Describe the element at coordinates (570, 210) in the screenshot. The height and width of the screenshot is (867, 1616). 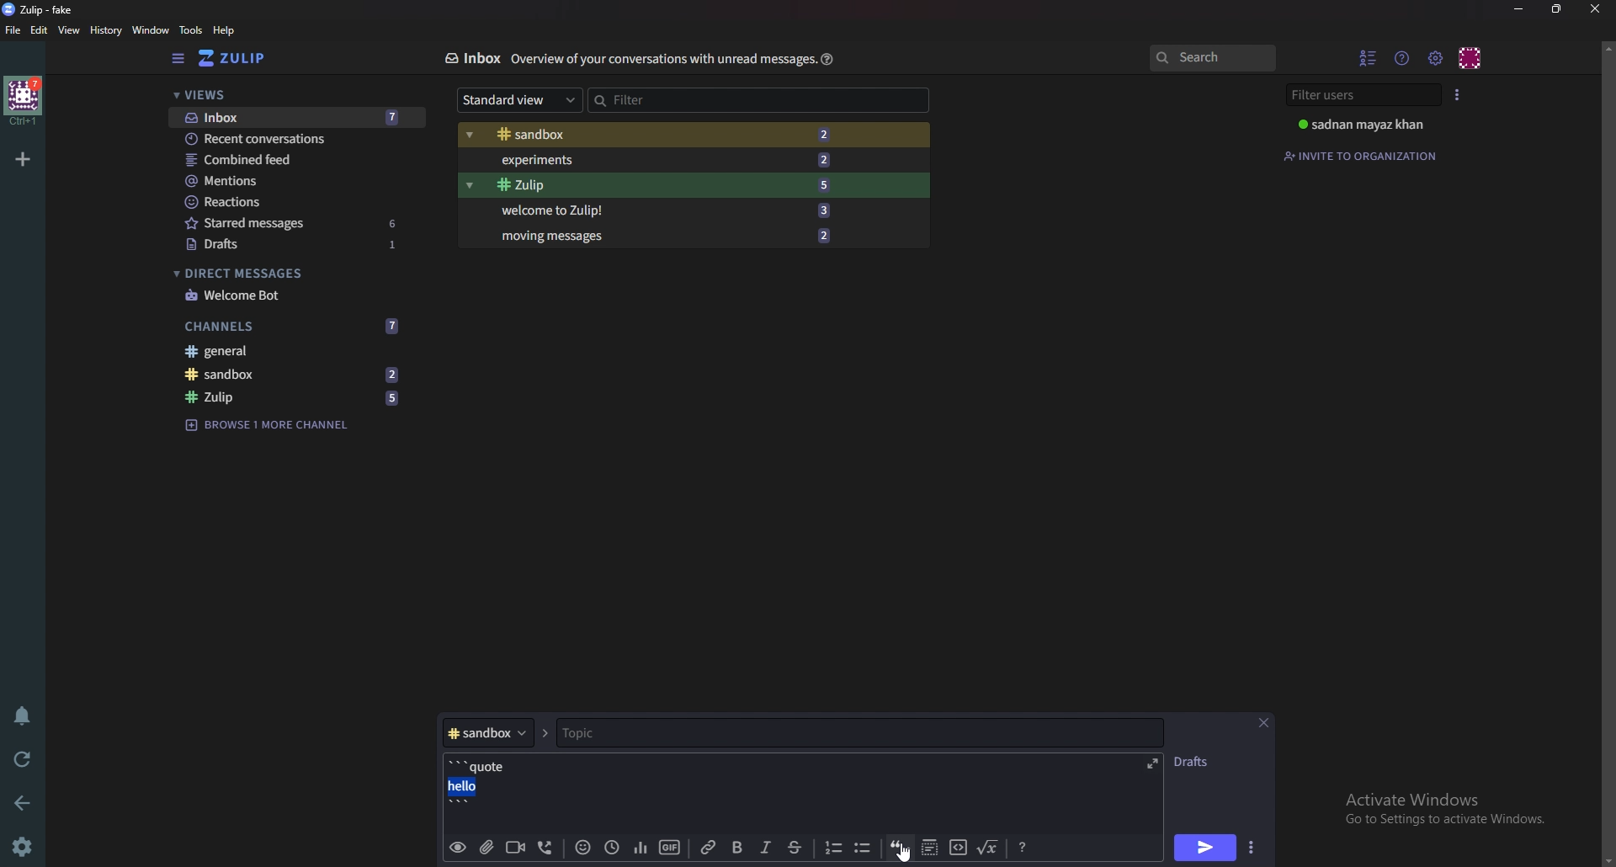
I see `Welcome to Zulip` at that location.